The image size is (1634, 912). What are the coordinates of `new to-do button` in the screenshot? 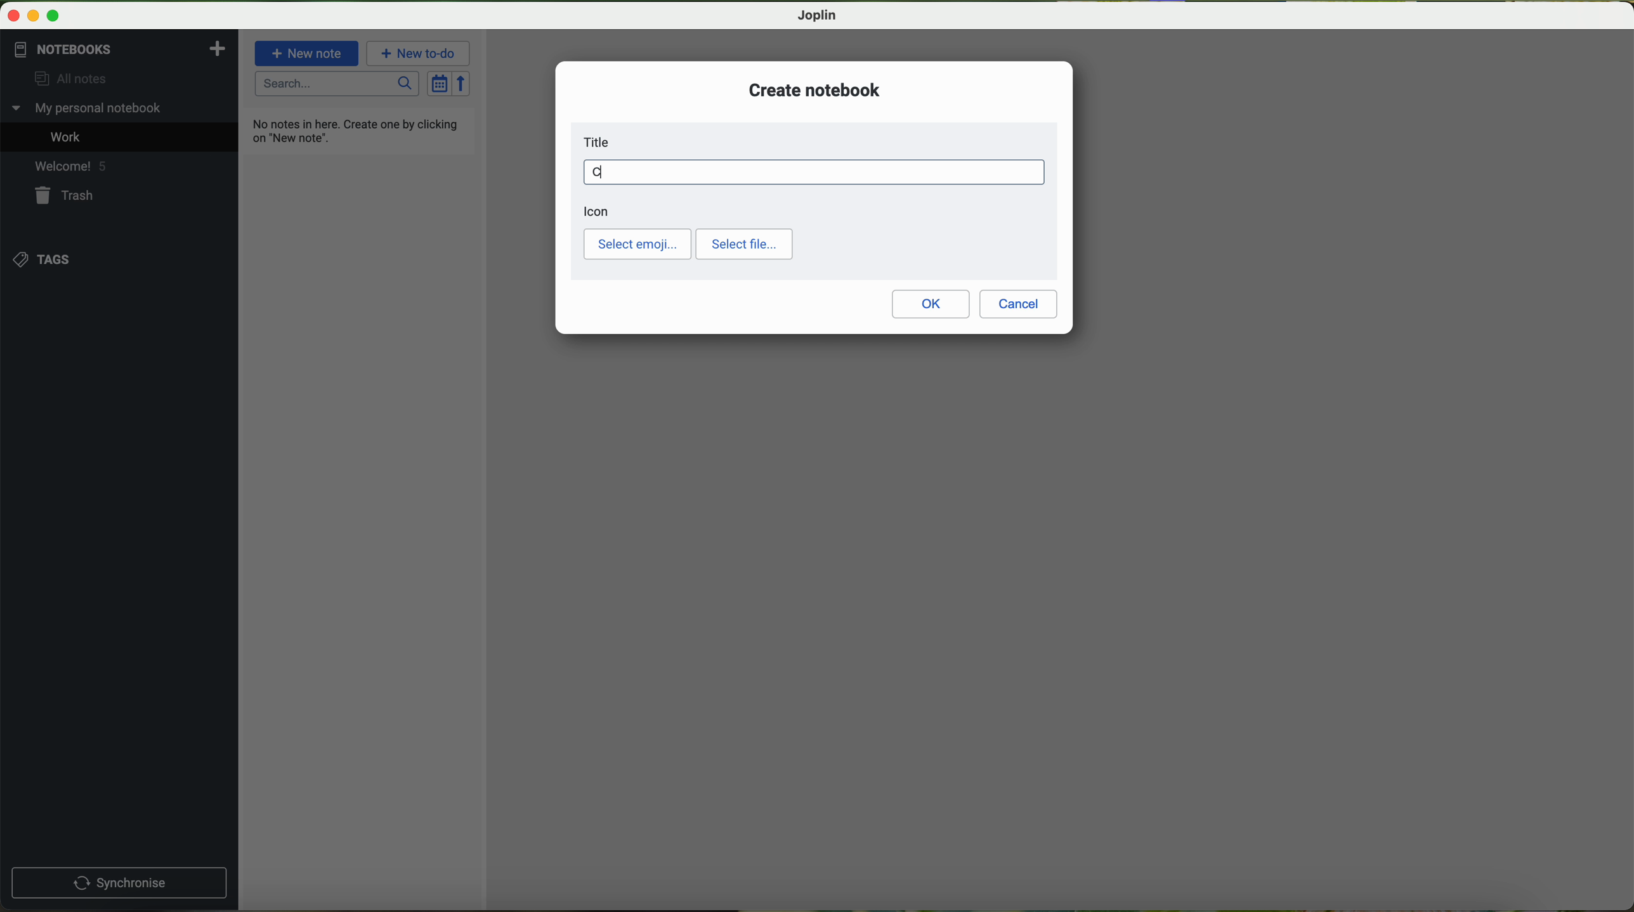 It's located at (420, 53).